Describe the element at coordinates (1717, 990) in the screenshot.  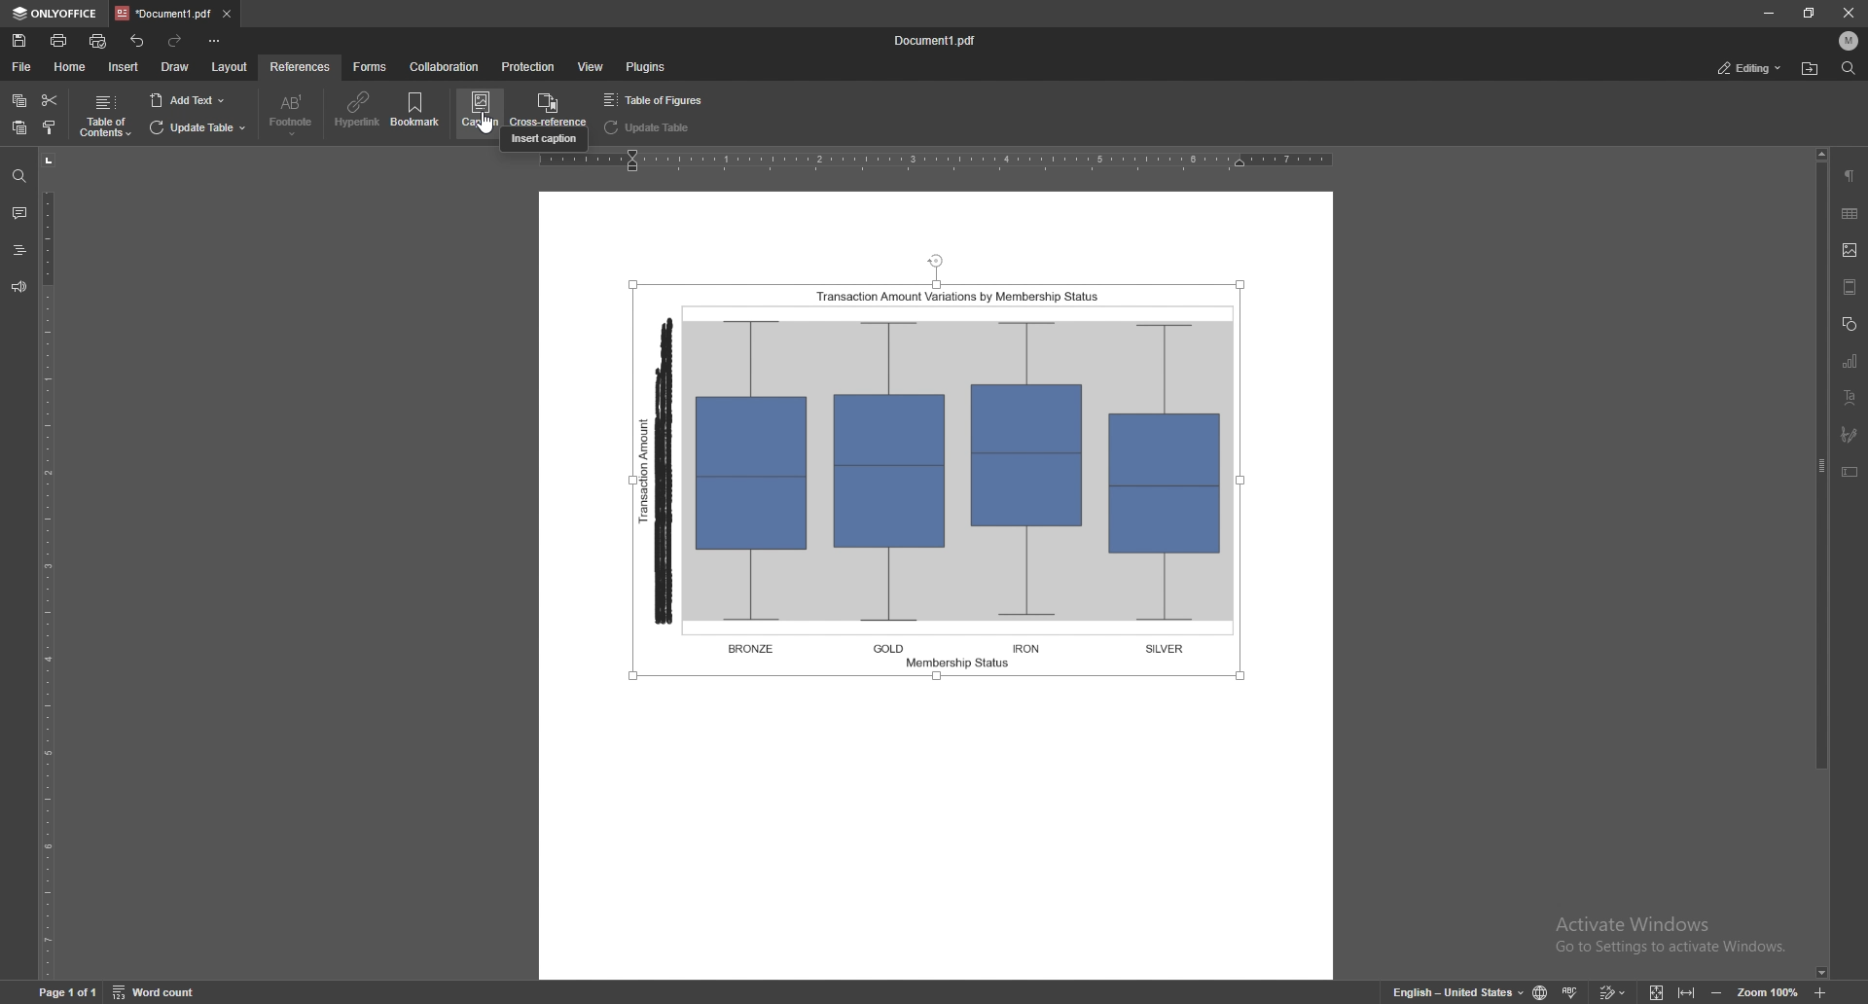
I see `zoom out` at that location.